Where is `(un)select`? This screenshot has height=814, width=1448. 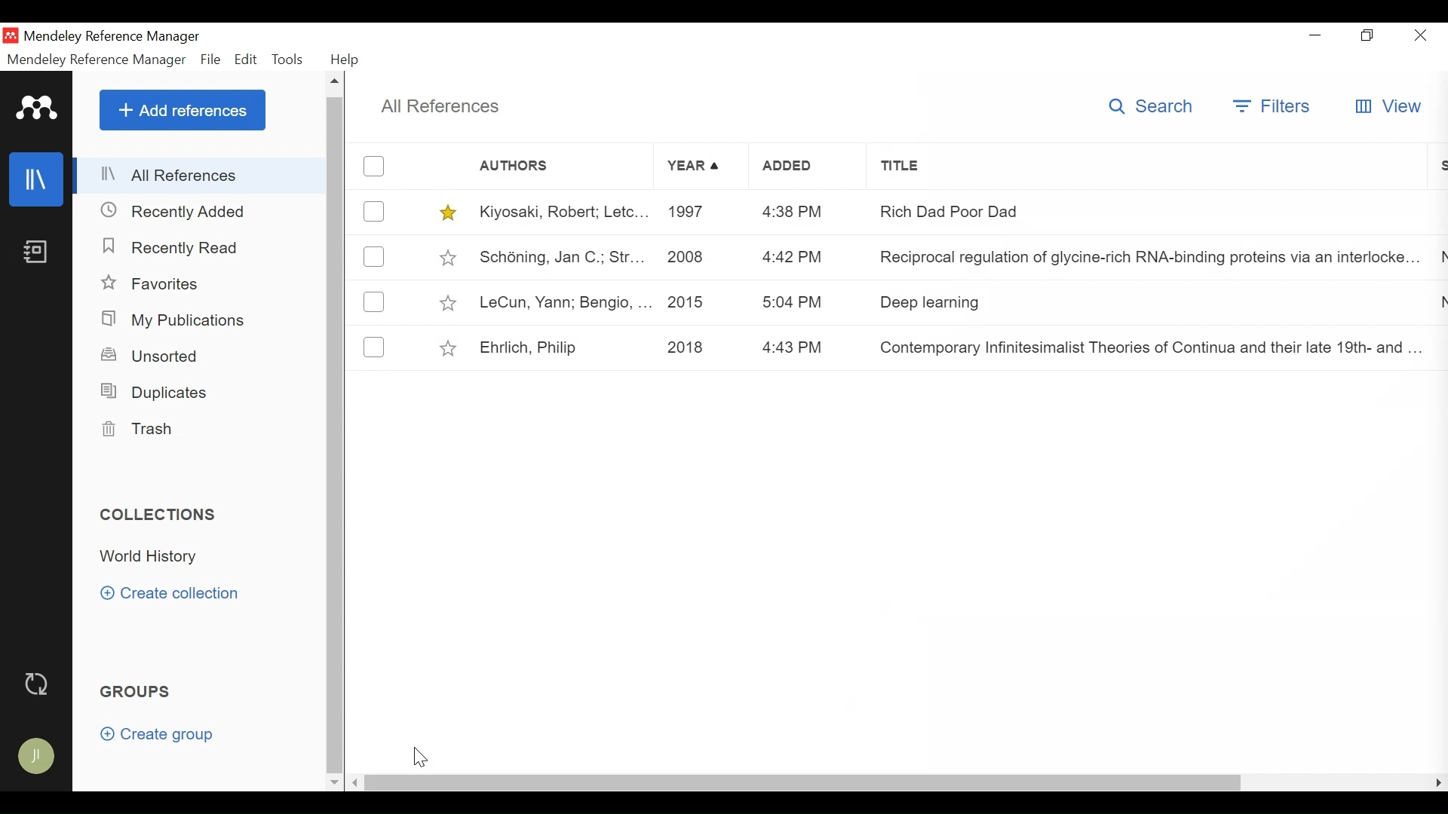 (un)select is located at coordinates (379, 303).